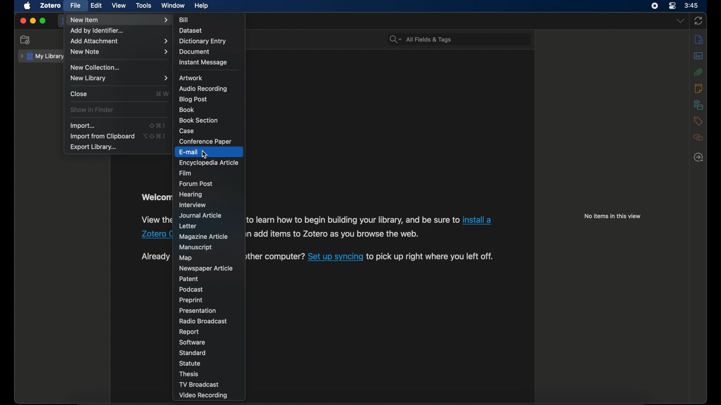  What do you see at coordinates (92, 110) in the screenshot?
I see `show in finder` at bounding box center [92, 110].